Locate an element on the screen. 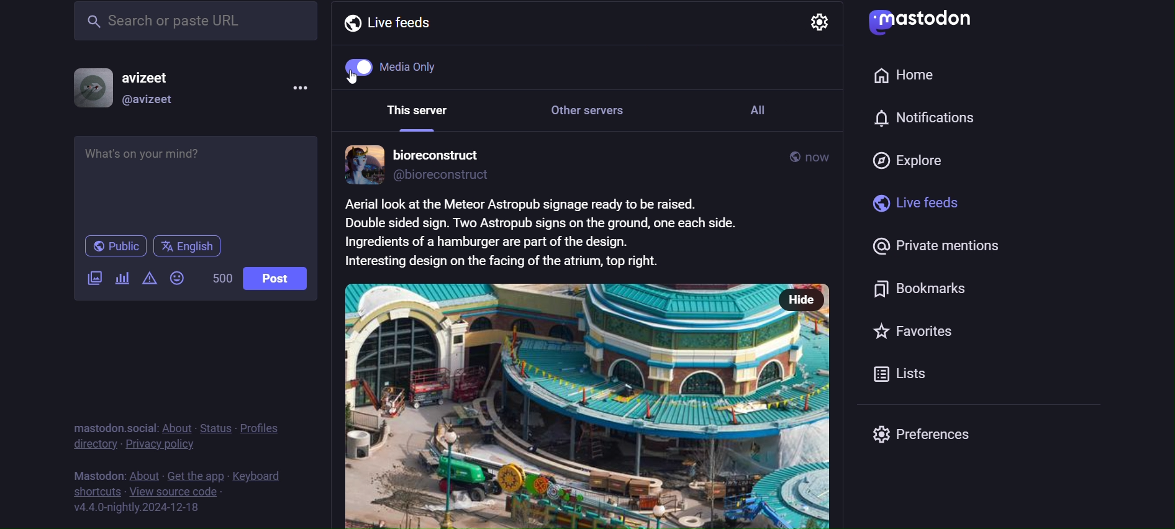  about is located at coordinates (141, 471).